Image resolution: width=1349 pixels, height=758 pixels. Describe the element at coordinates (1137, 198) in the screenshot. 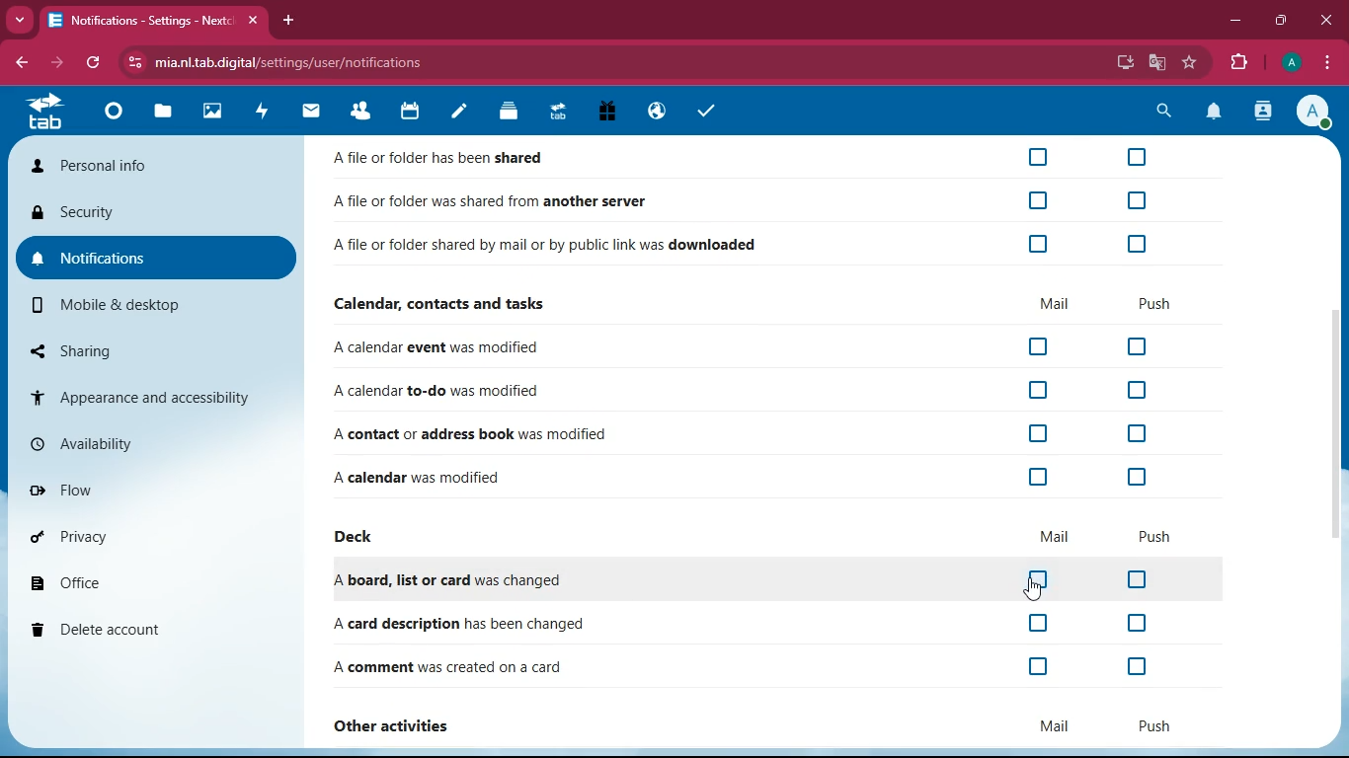

I see `off` at that location.